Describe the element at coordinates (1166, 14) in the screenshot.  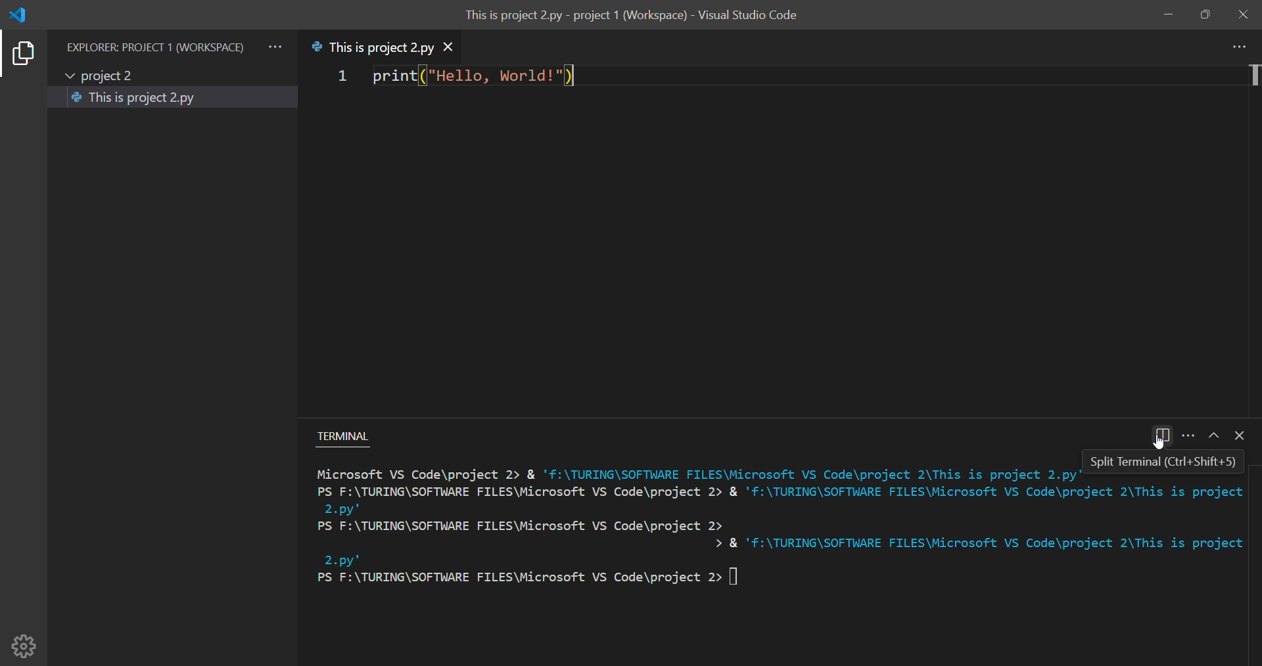
I see `minimize` at that location.